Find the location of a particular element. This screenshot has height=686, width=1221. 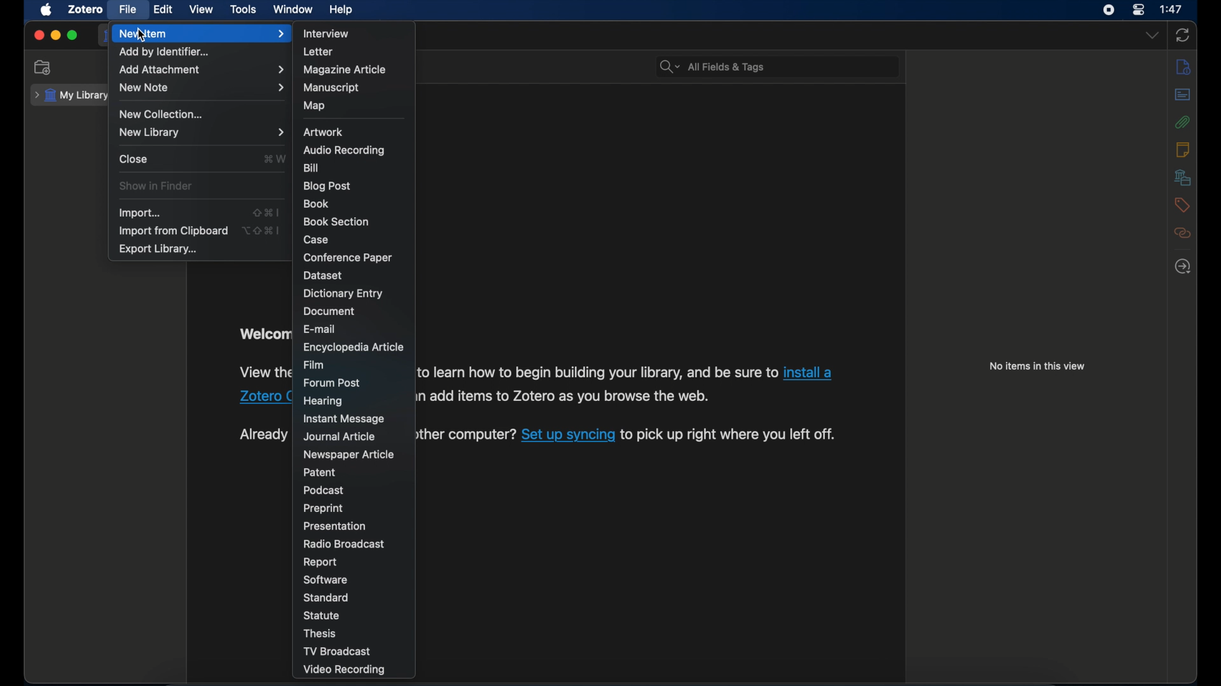

standard is located at coordinates (326, 598).